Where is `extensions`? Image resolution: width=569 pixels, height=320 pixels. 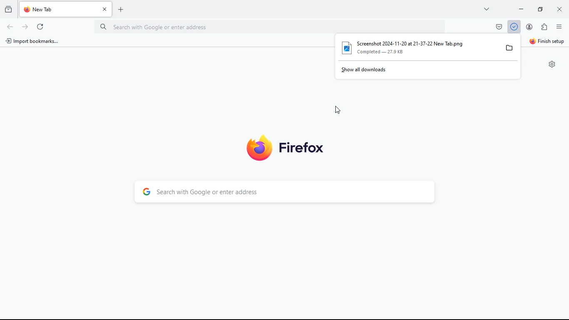
extensions is located at coordinates (544, 27).